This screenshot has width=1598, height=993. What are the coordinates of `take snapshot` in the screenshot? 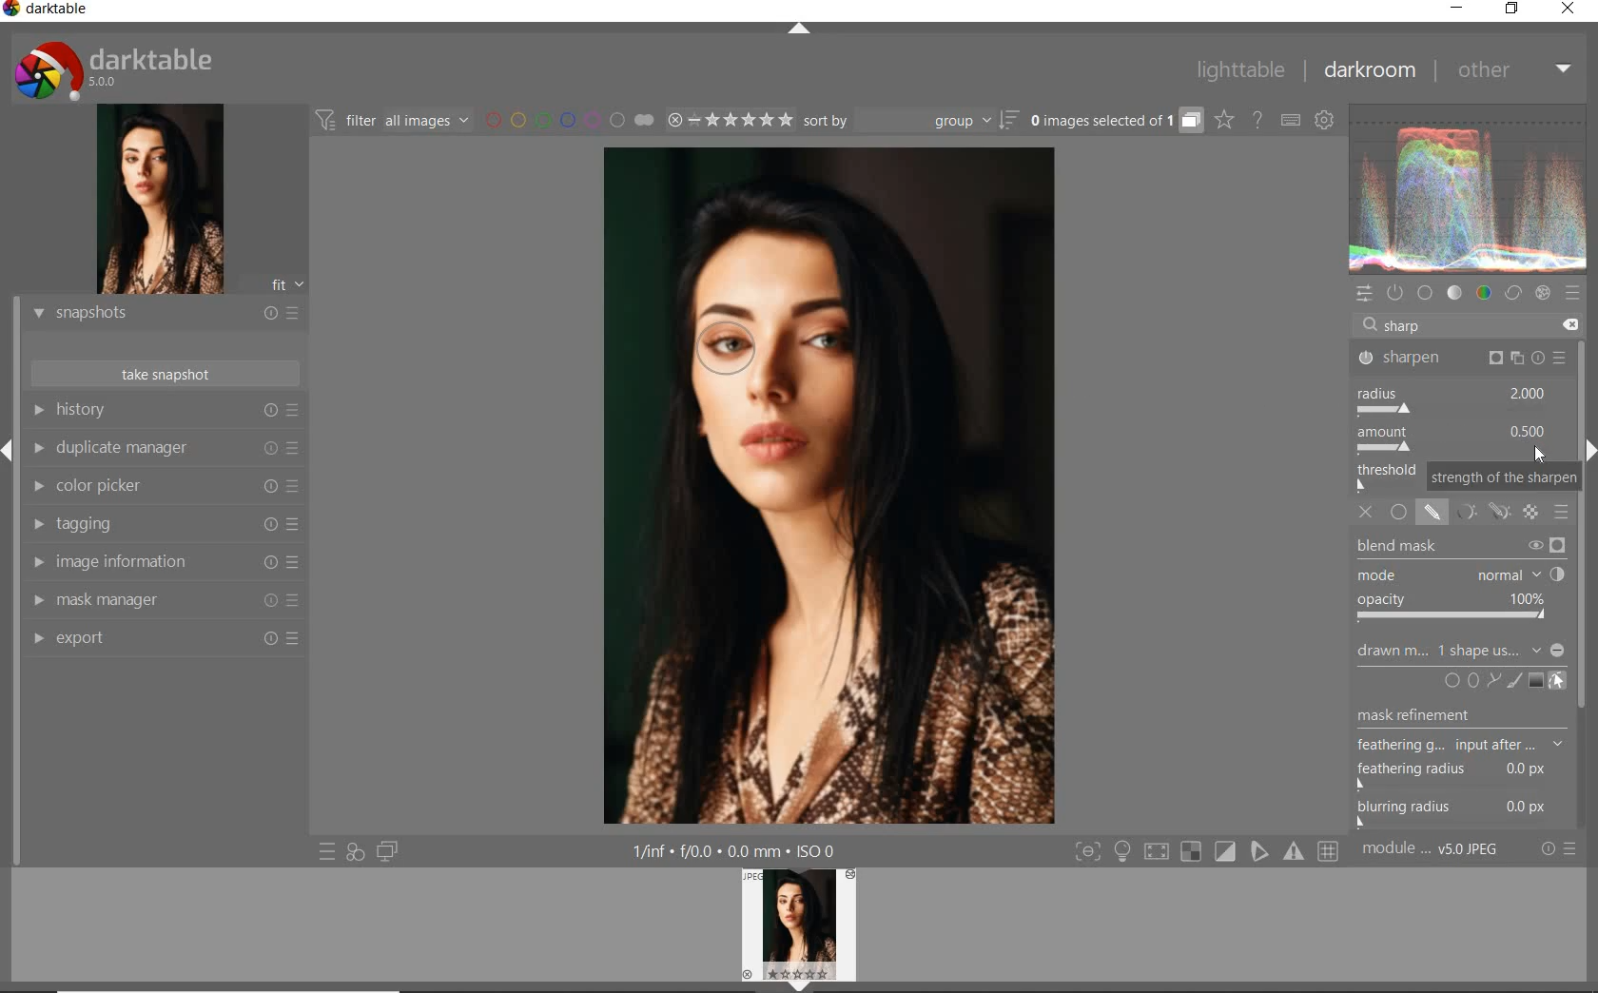 It's located at (164, 375).